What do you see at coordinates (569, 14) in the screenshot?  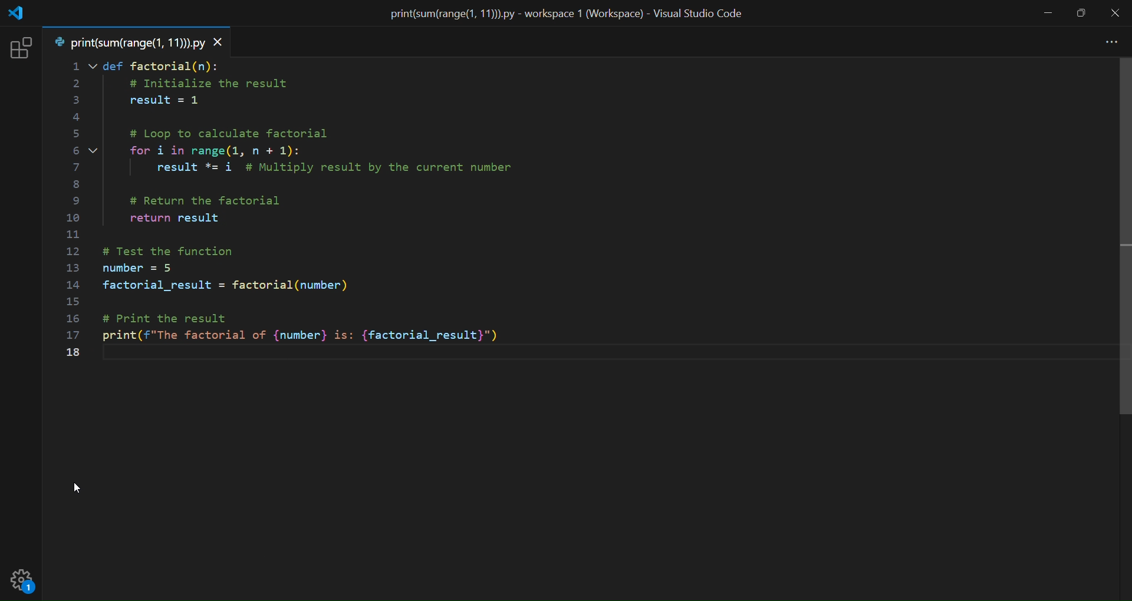 I see `title` at bounding box center [569, 14].